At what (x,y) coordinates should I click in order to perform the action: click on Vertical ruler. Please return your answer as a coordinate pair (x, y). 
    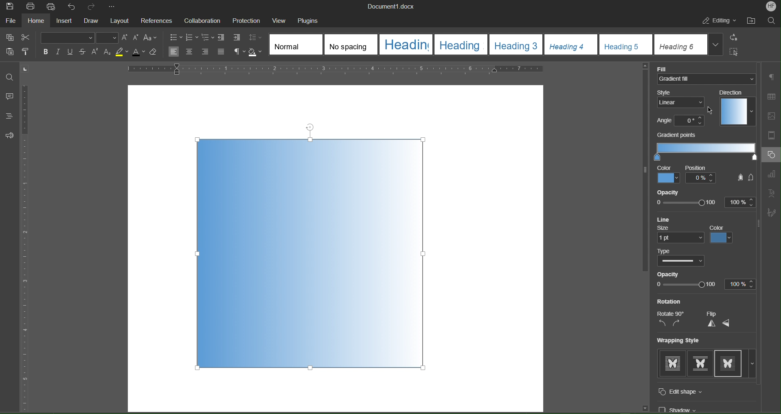
    Looking at the image, I should click on (31, 239).